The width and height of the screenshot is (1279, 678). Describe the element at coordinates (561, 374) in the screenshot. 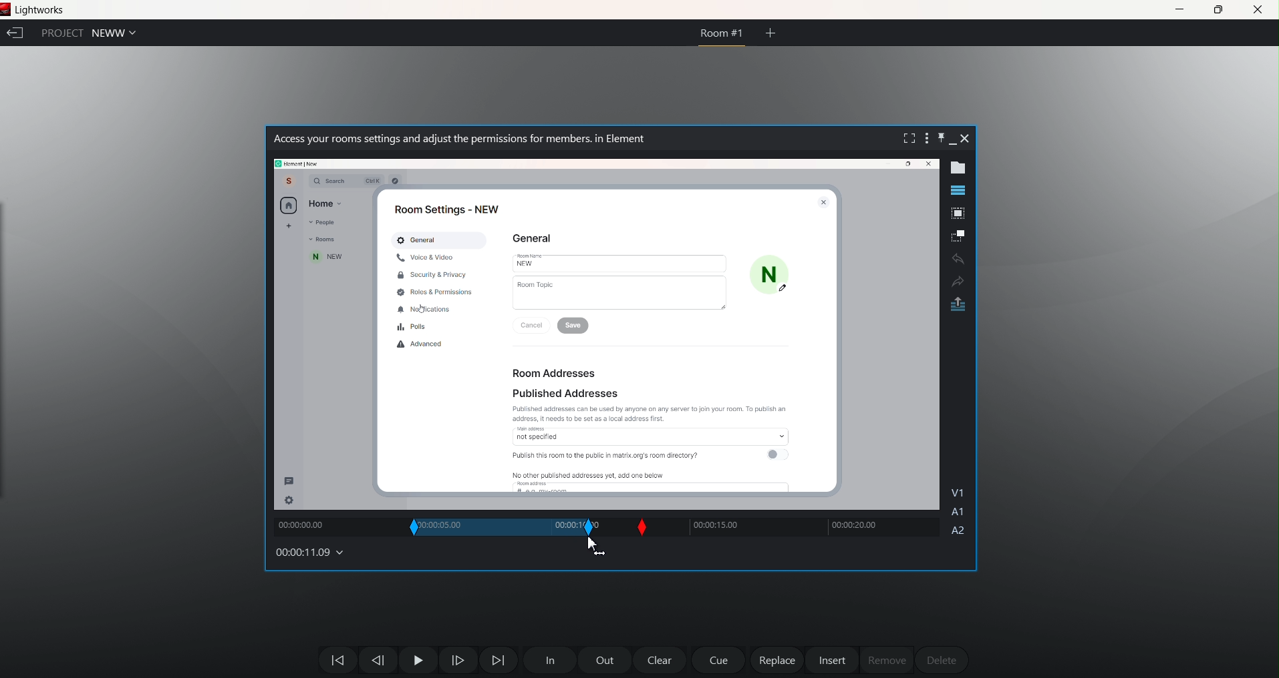

I see `Room Addresses` at that location.